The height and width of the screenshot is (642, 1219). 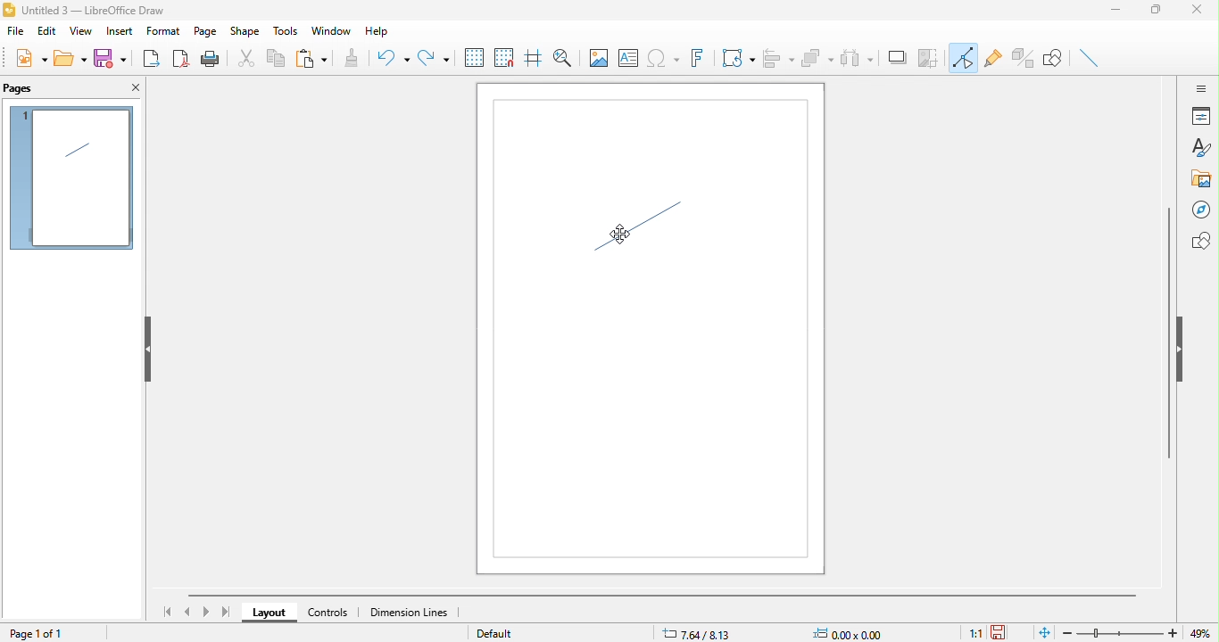 What do you see at coordinates (19, 34) in the screenshot?
I see `file` at bounding box center [19, 34].